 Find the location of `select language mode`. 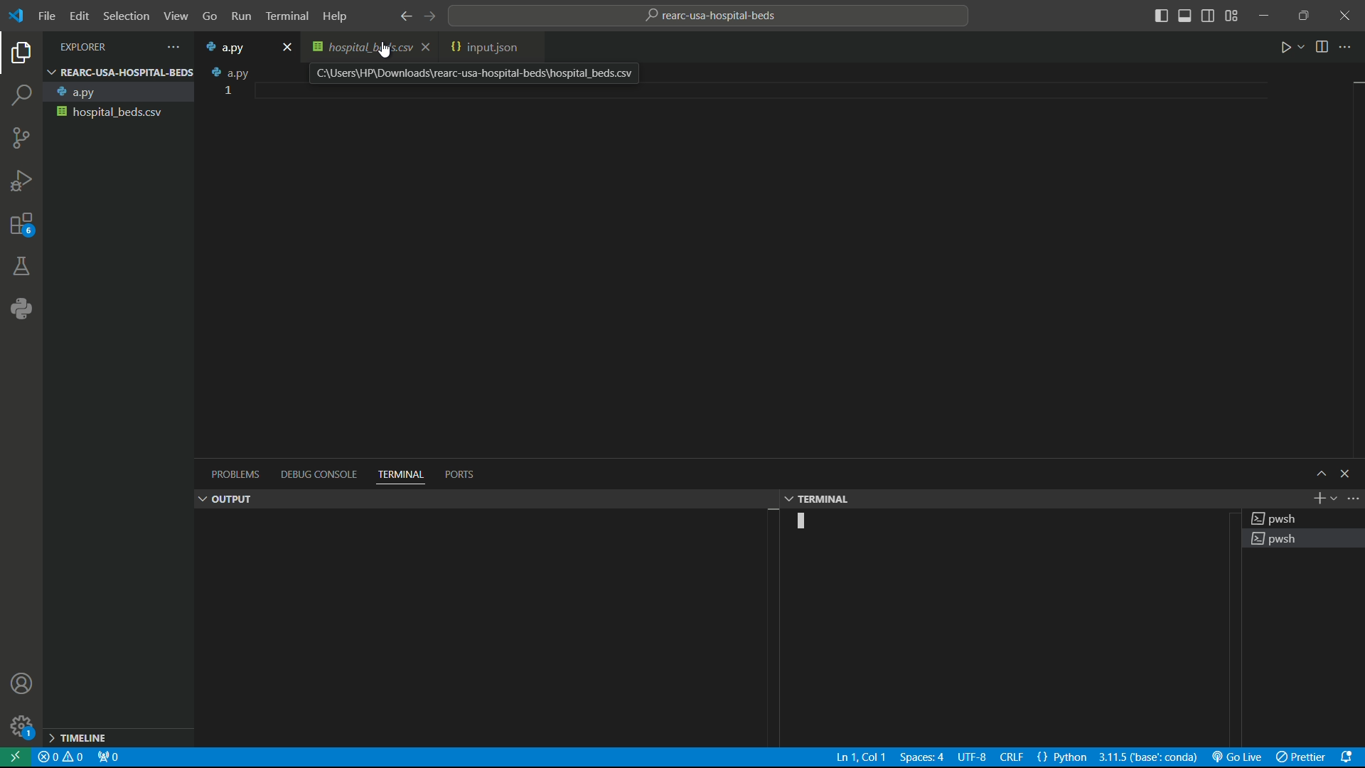

select language mode is located at coordinates (1064, 757).